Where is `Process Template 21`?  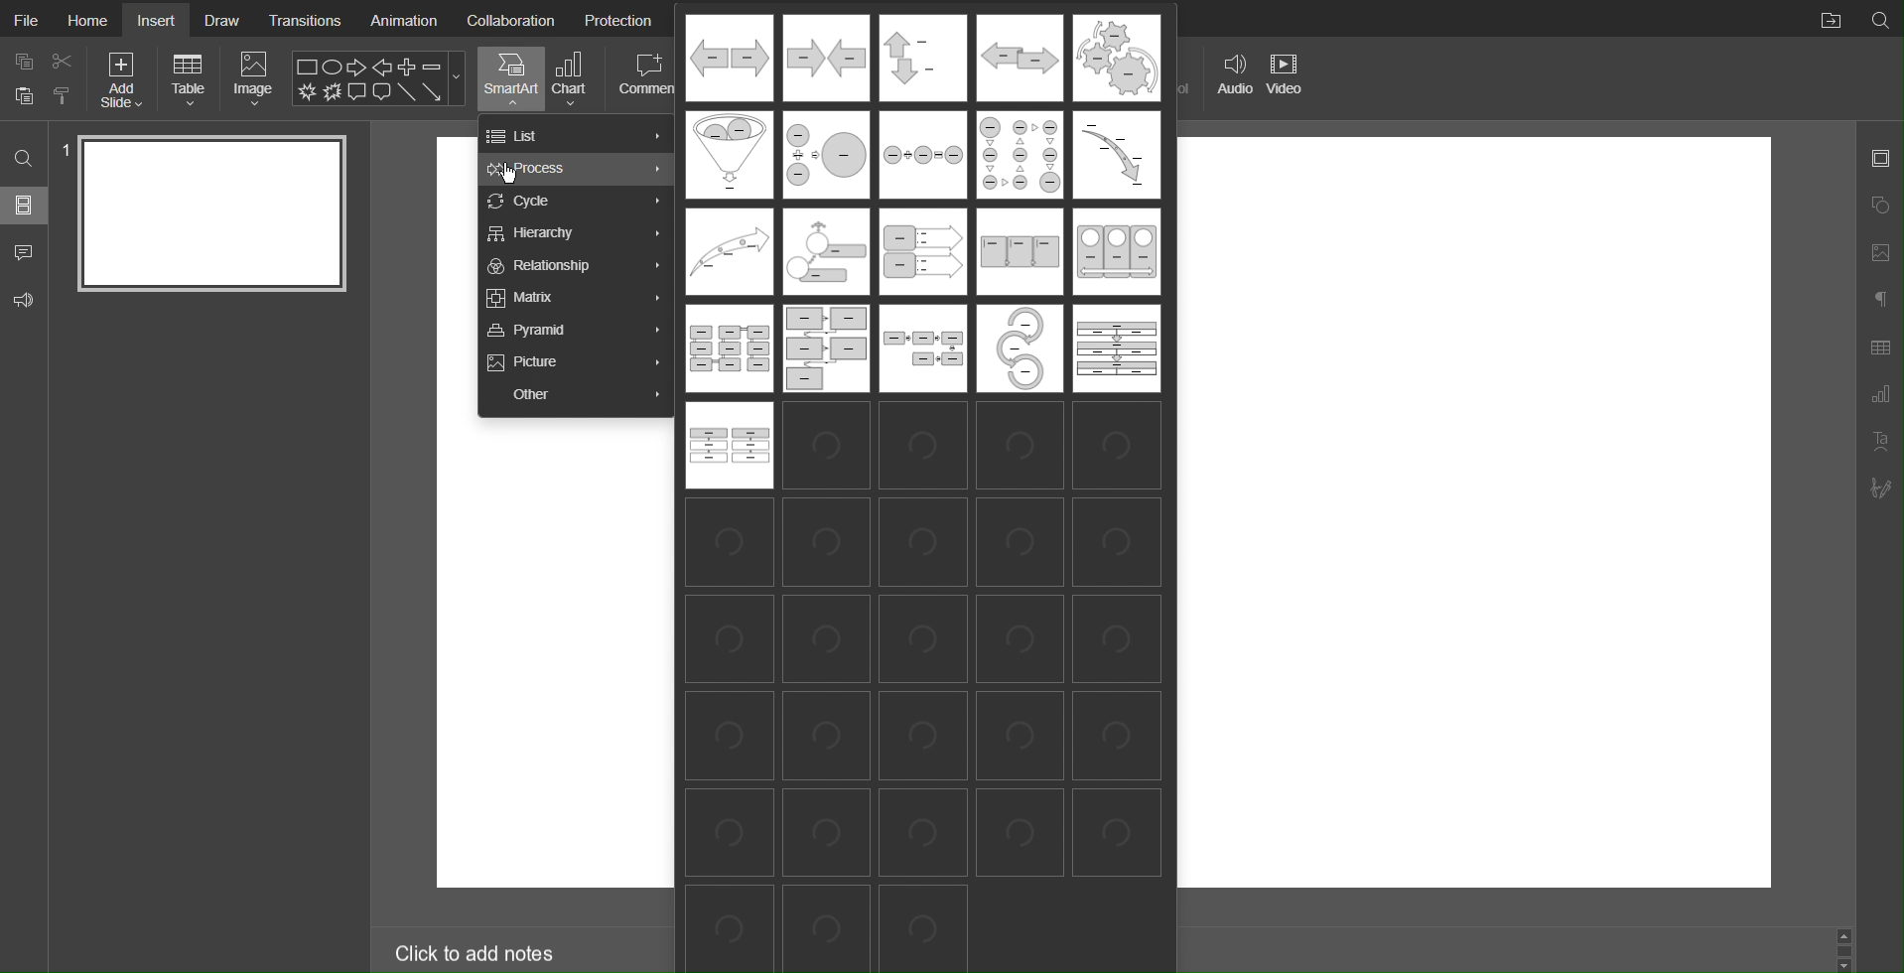
Process Template 21 is located at coordinates (729, 447).